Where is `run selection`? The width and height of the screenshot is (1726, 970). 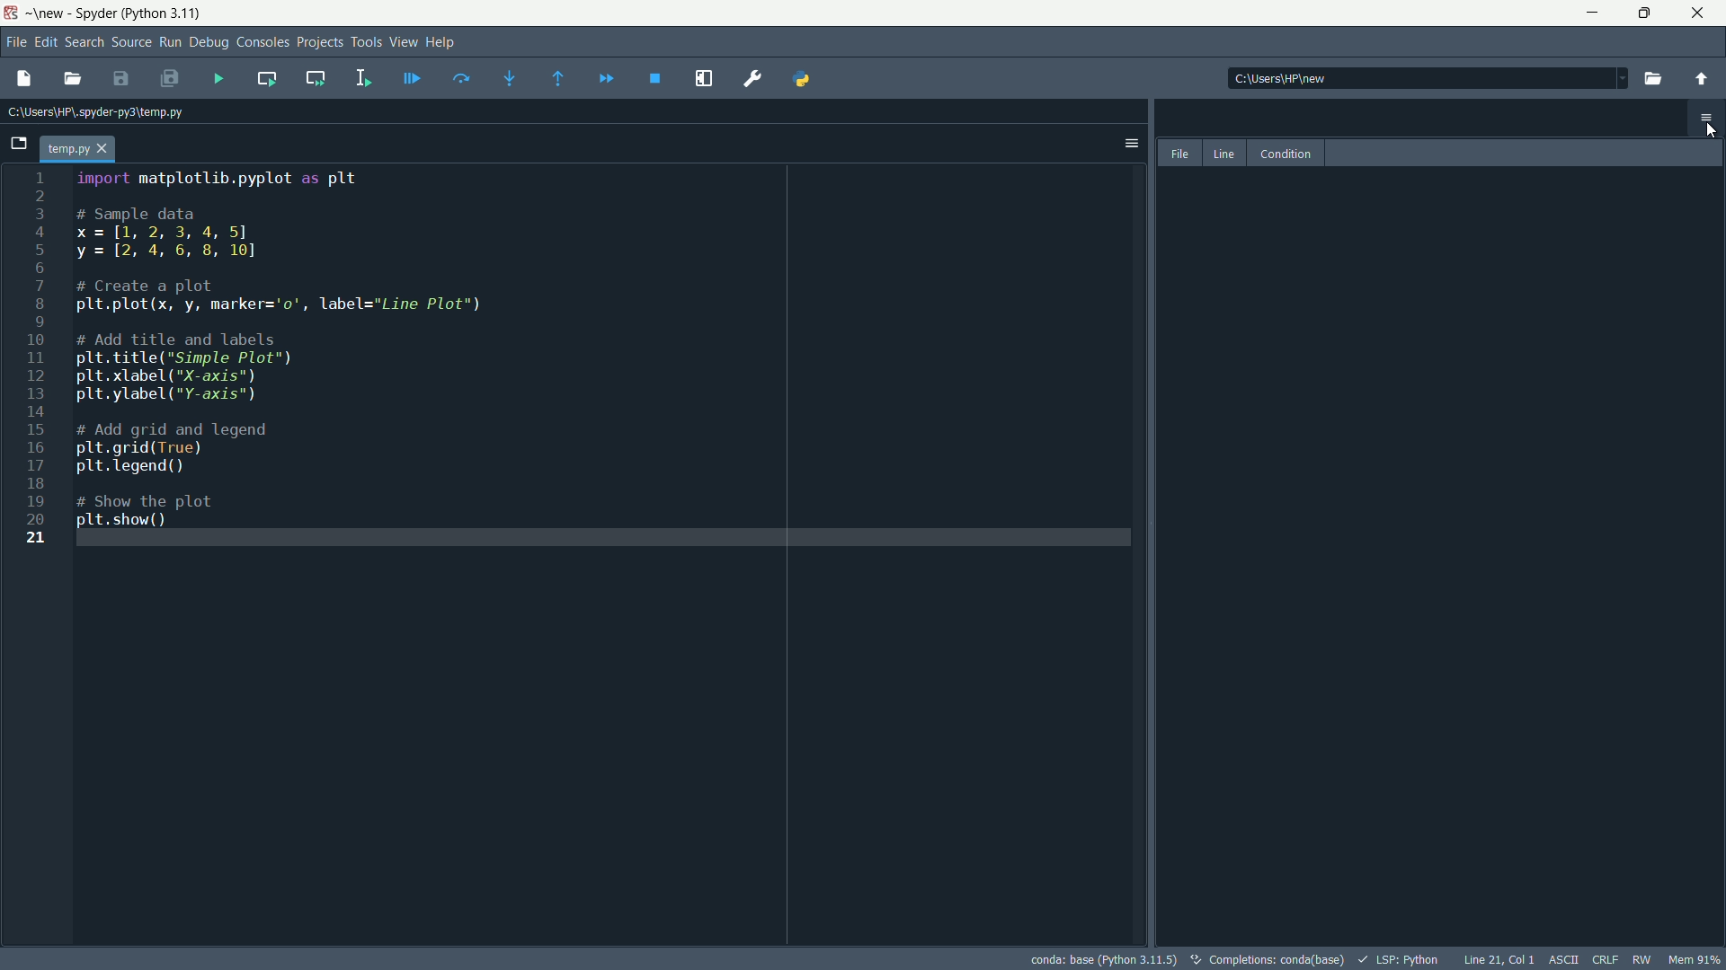
run selection is located at coordinates (361, 77).